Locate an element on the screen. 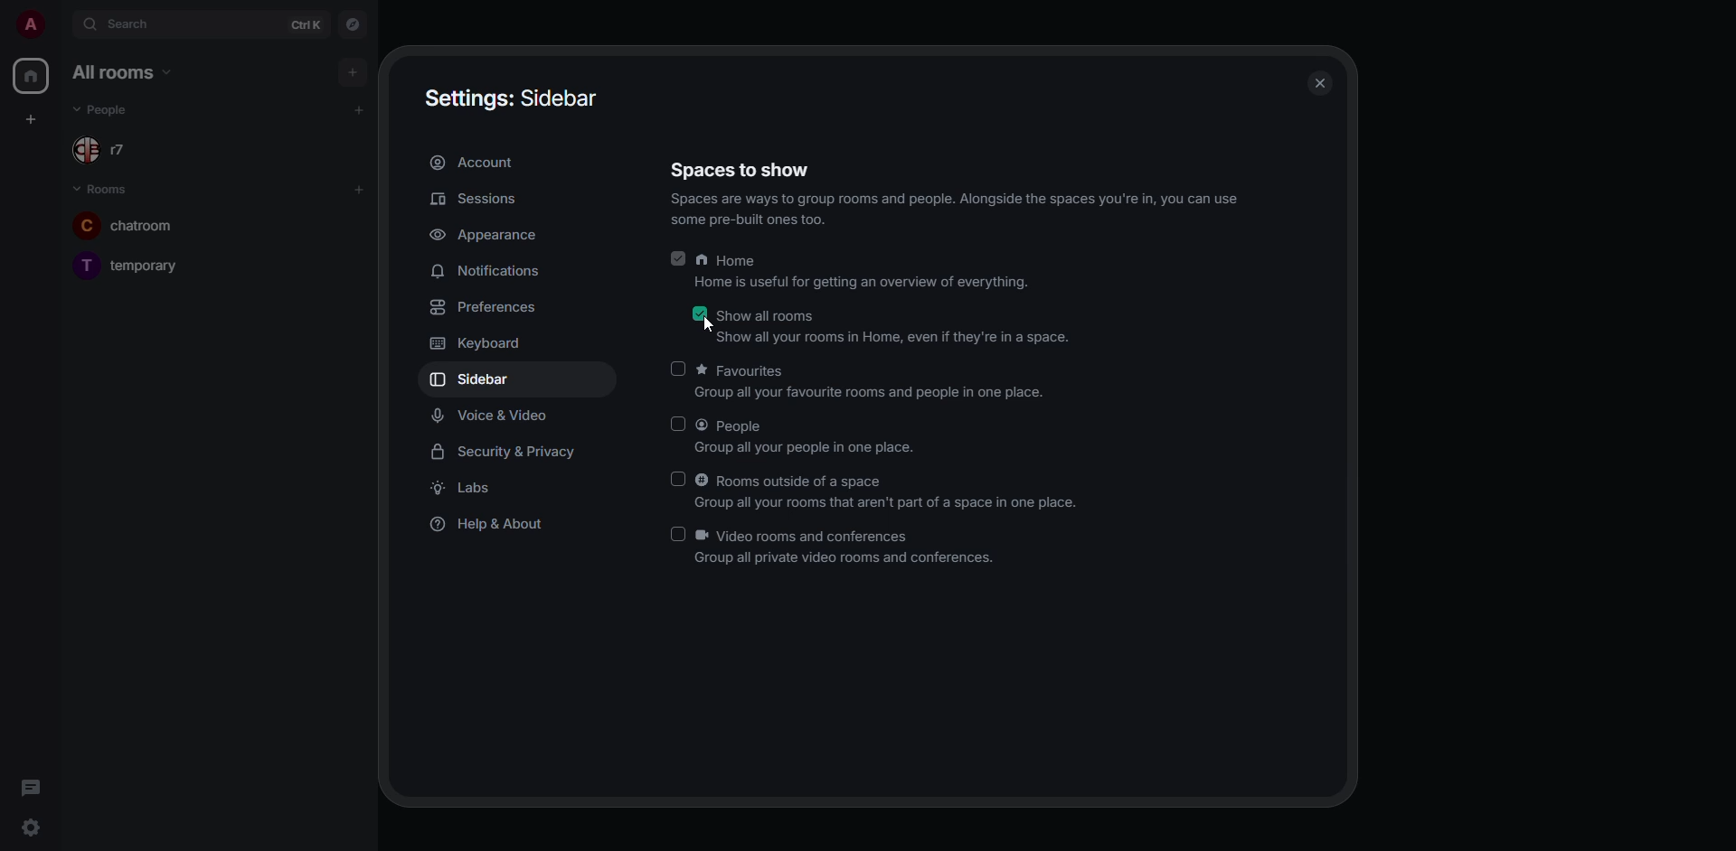 The width and height of the screenshot is (1736, 851). @ Video rooms and conferences
Group all private video rooms and conferences. is located at coordinates (854, 548).